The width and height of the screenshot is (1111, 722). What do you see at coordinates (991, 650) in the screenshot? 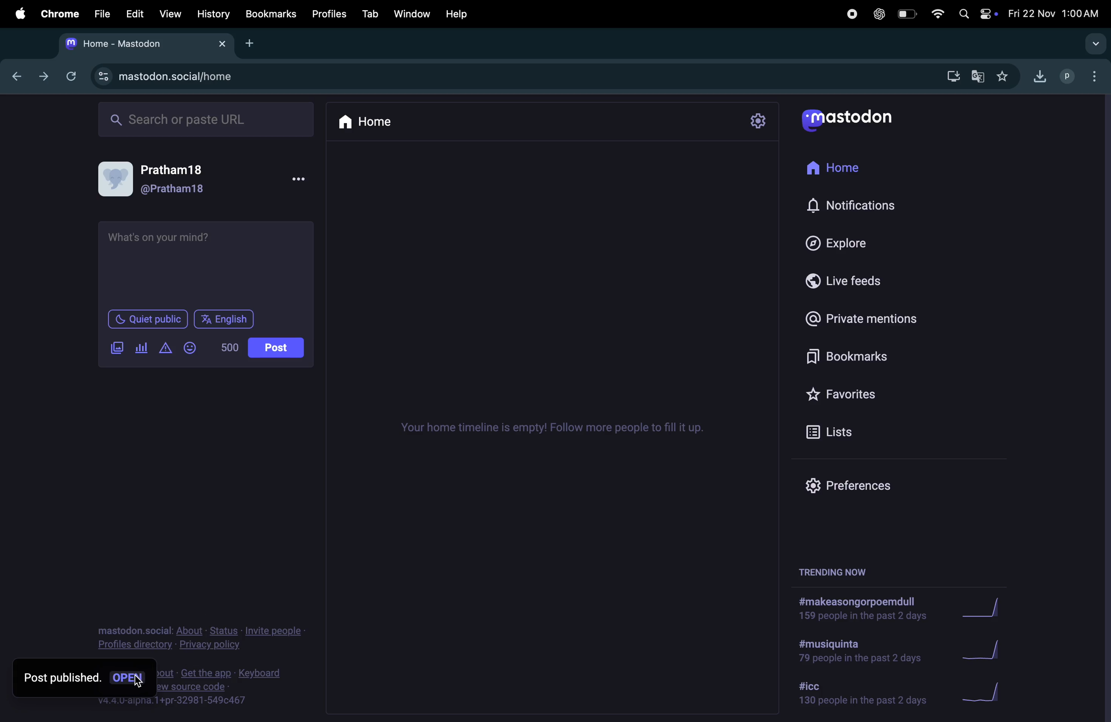
I see `graphs` at bounding box center [991, 650].